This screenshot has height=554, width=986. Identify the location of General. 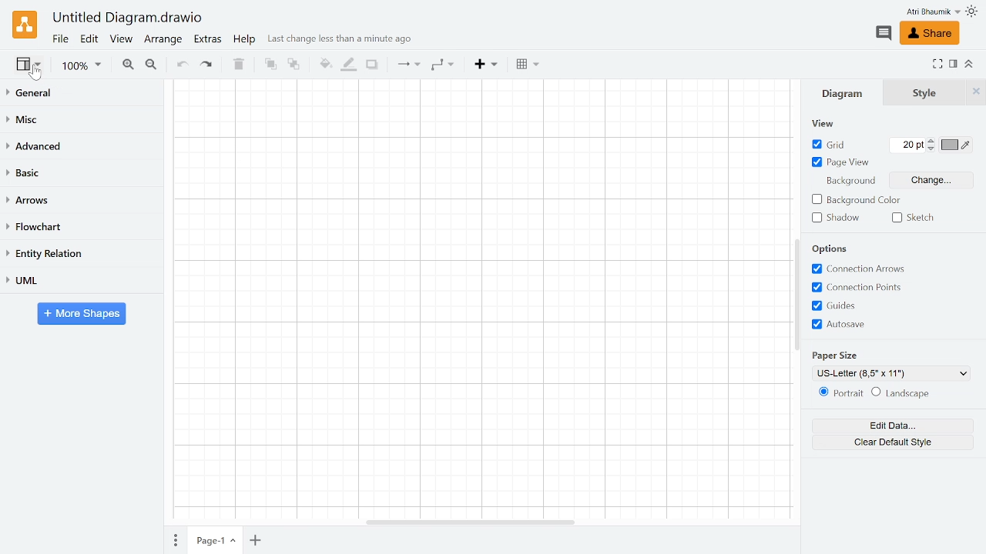
(79, 92).